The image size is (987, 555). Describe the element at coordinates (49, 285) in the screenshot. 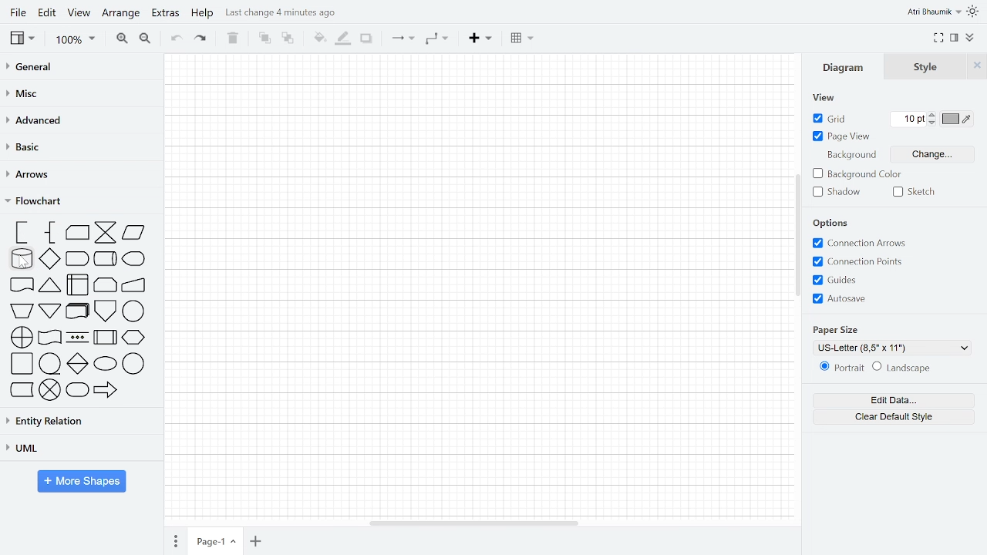

I see `extract or measurement` at that location.